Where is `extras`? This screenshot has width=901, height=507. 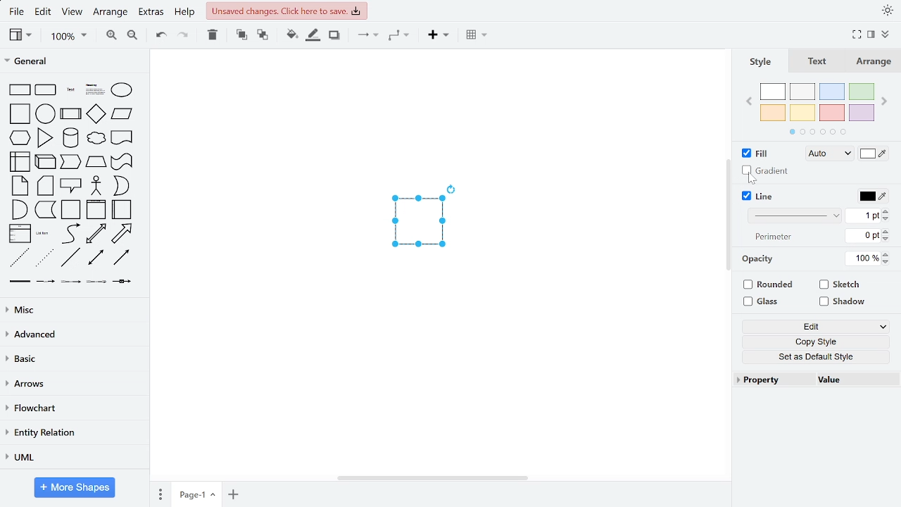 extras is located at coordinates (151, 12).